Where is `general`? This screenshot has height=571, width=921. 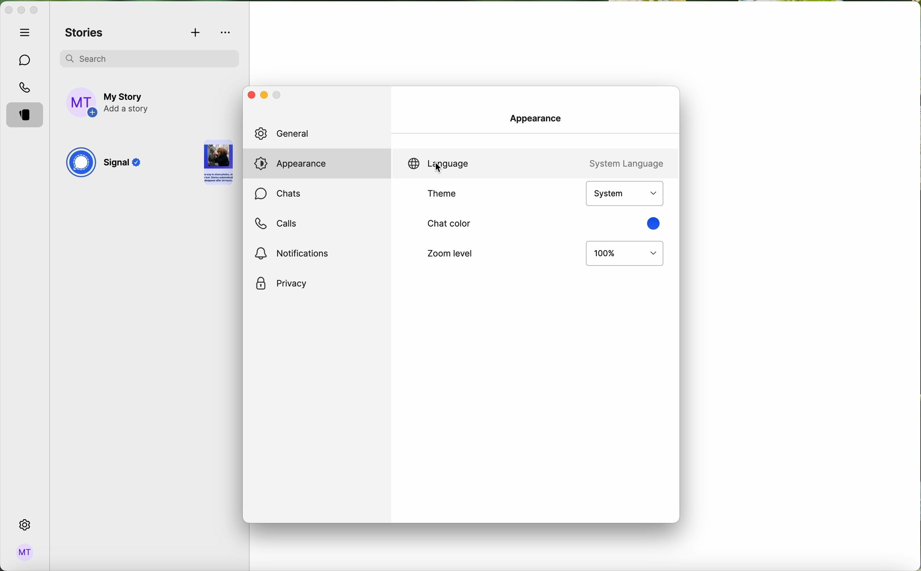 general is located at coordinates (320, 133).